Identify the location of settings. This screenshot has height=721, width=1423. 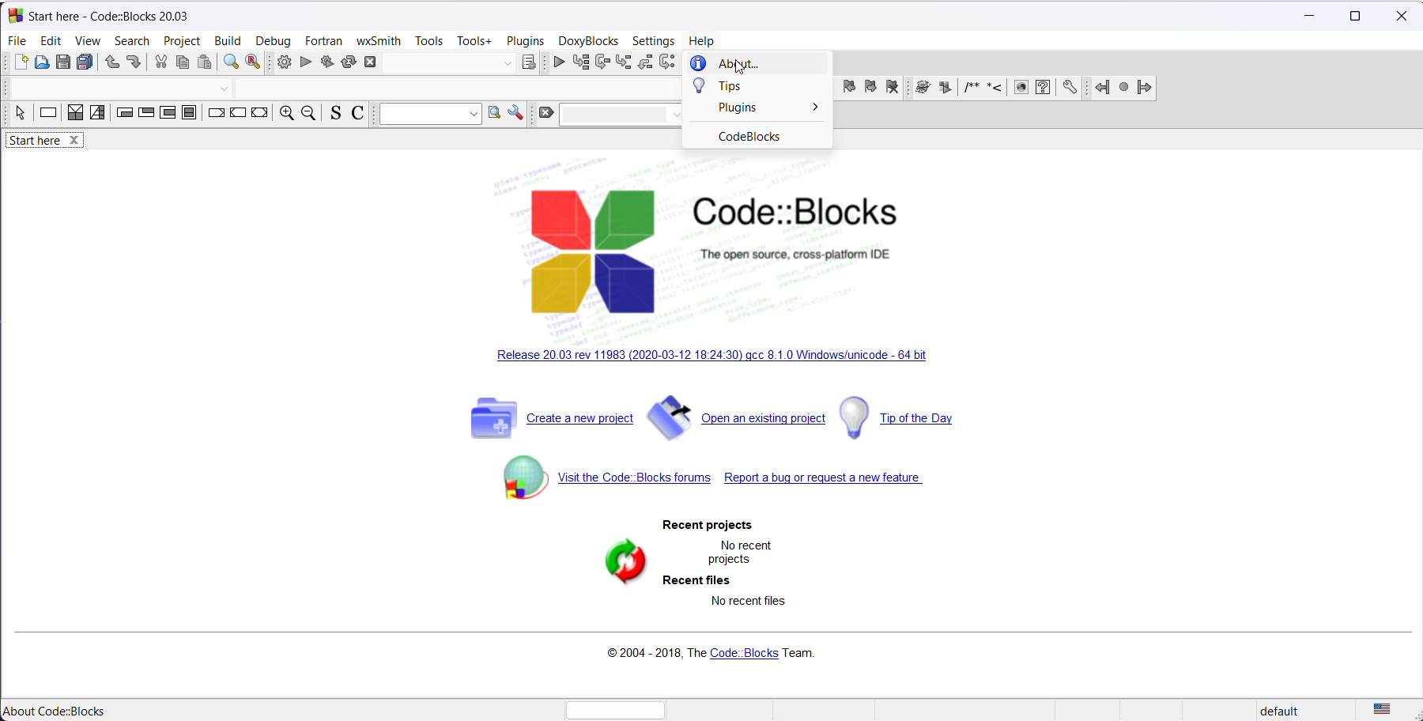
(1066, 88).